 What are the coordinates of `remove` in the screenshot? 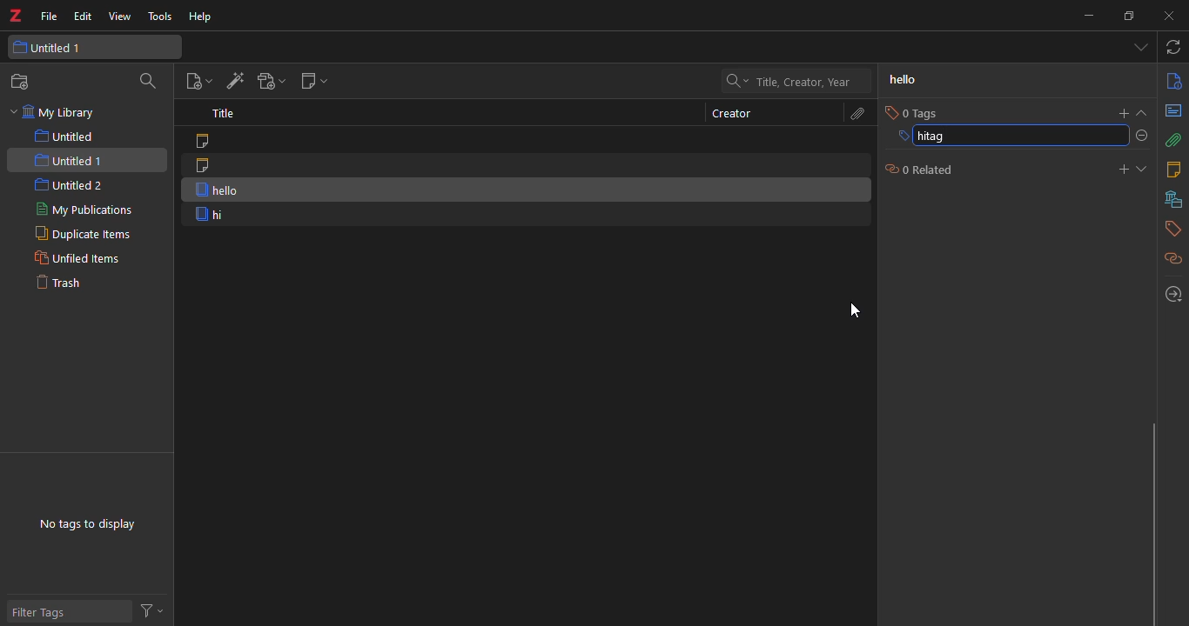 It's located at (1145, 137).